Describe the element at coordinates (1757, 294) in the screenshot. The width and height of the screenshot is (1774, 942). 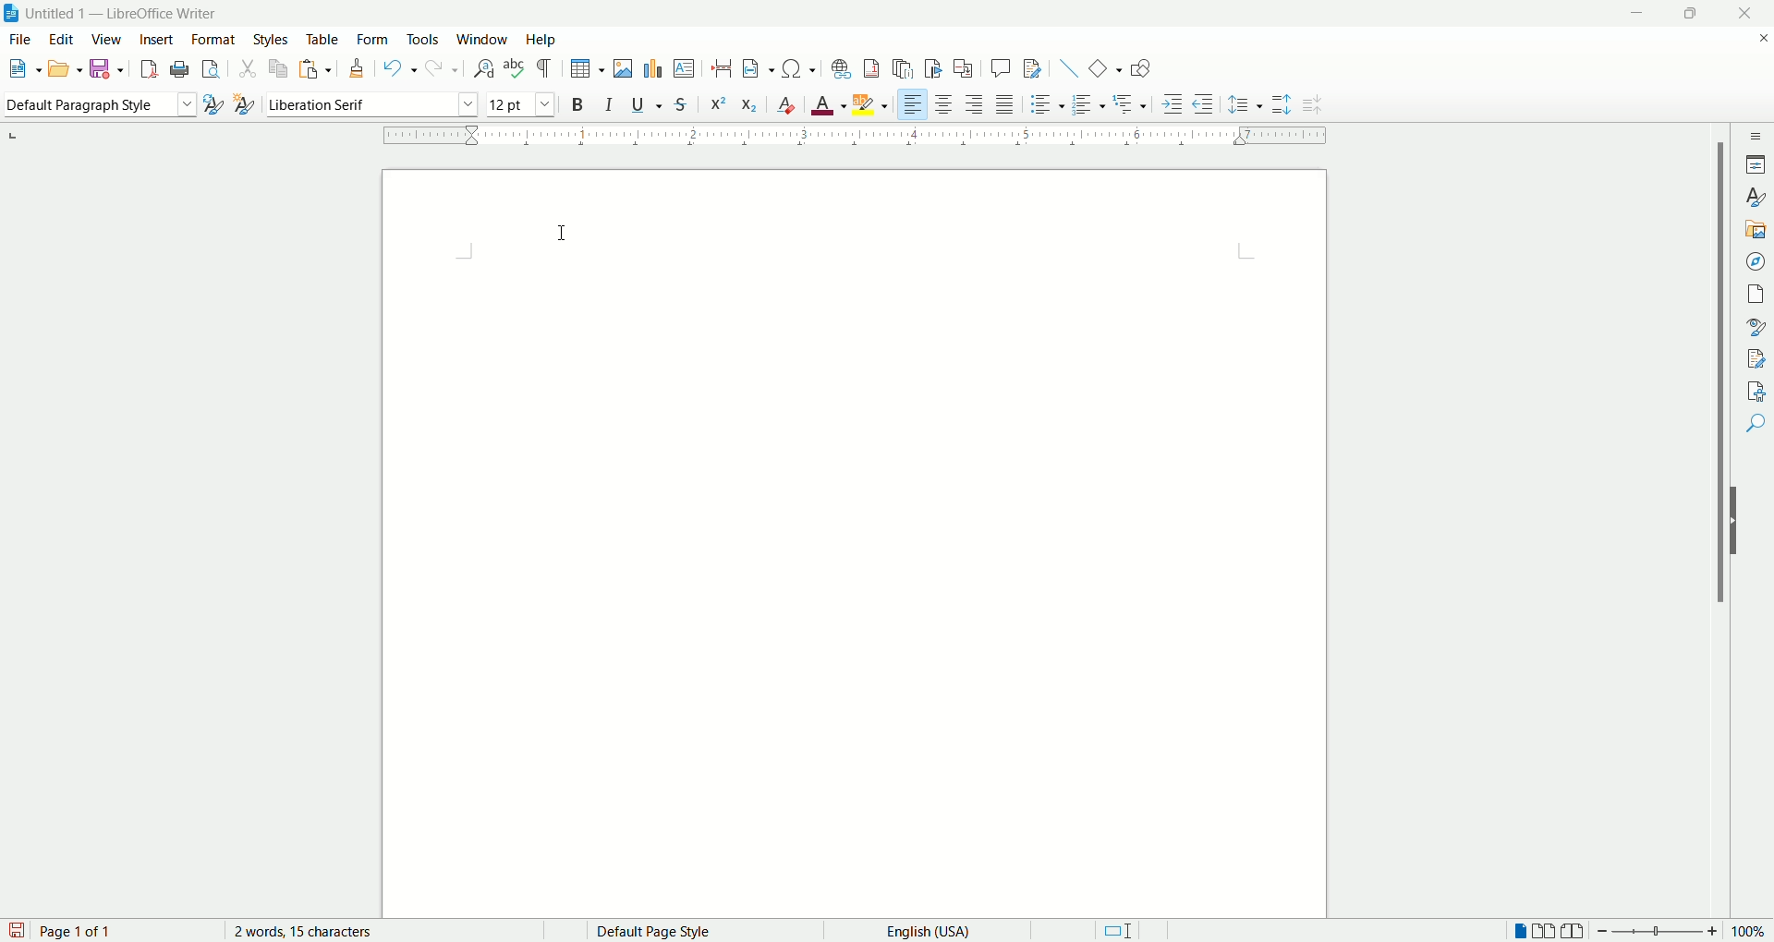
I see `pages` at that location.